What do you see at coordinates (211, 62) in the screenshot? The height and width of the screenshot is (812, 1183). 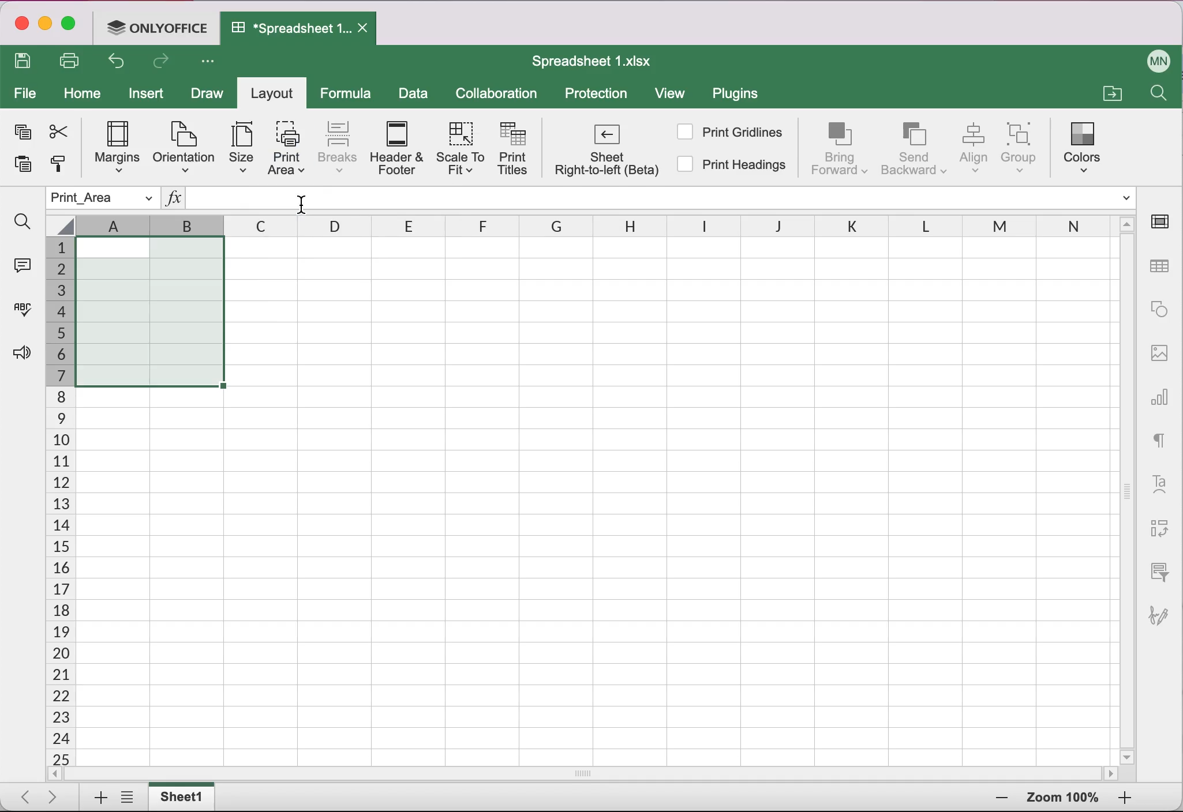 I see `customize quick access toolbar` at bounding box center [211, 62].